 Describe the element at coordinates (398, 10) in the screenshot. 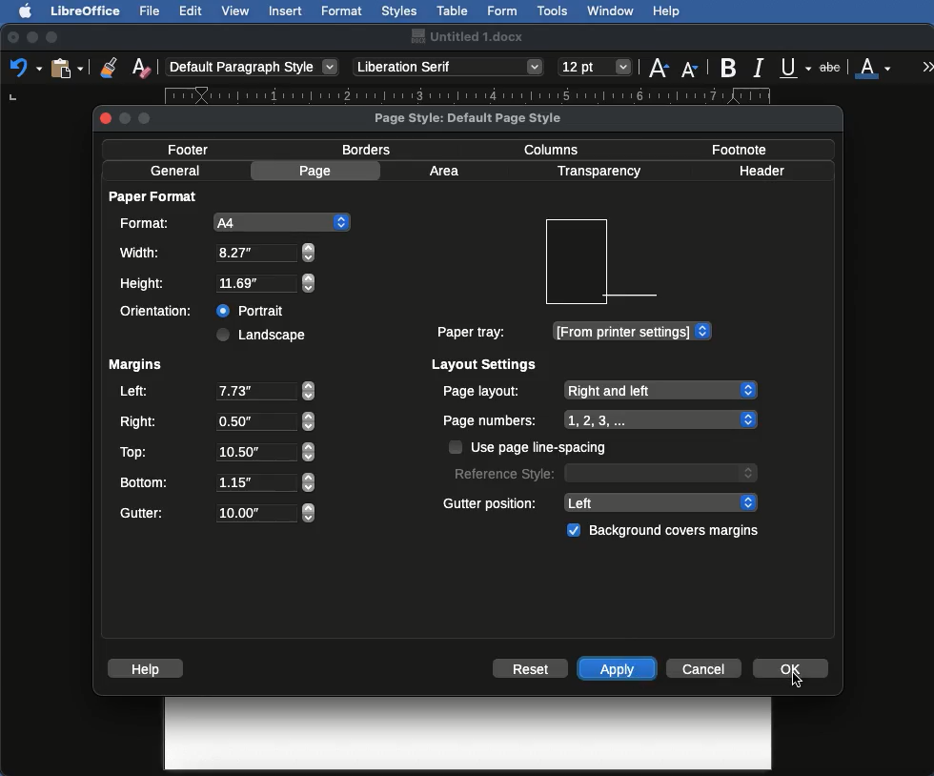

I see `Styles` at that location.